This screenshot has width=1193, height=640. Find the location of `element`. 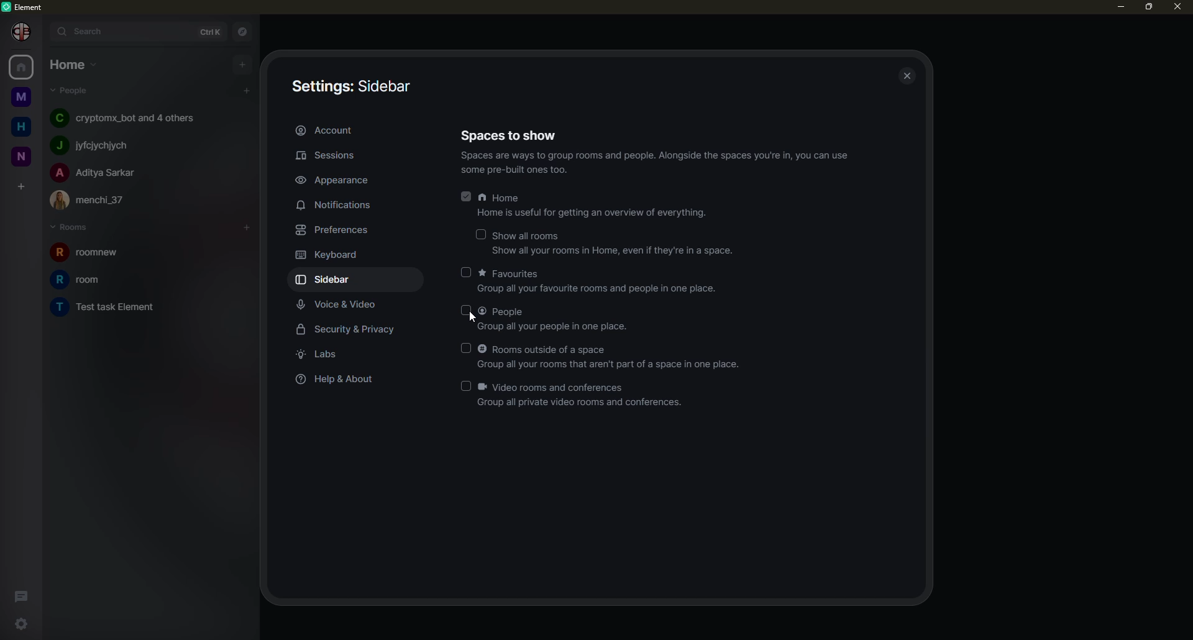

element is located at coordinates (27, 7).